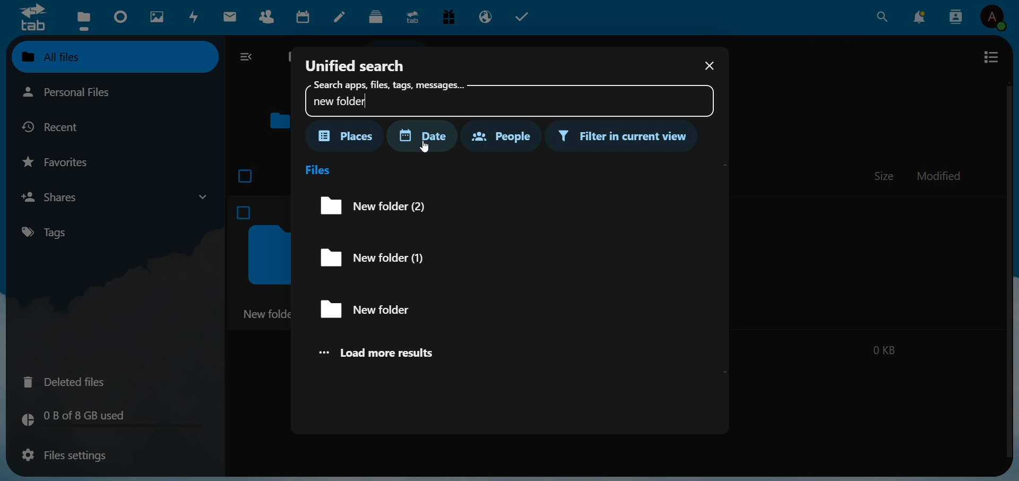  Describe the element at coordinates (452, 18) in the screenshot. I see `free trial` at that location.